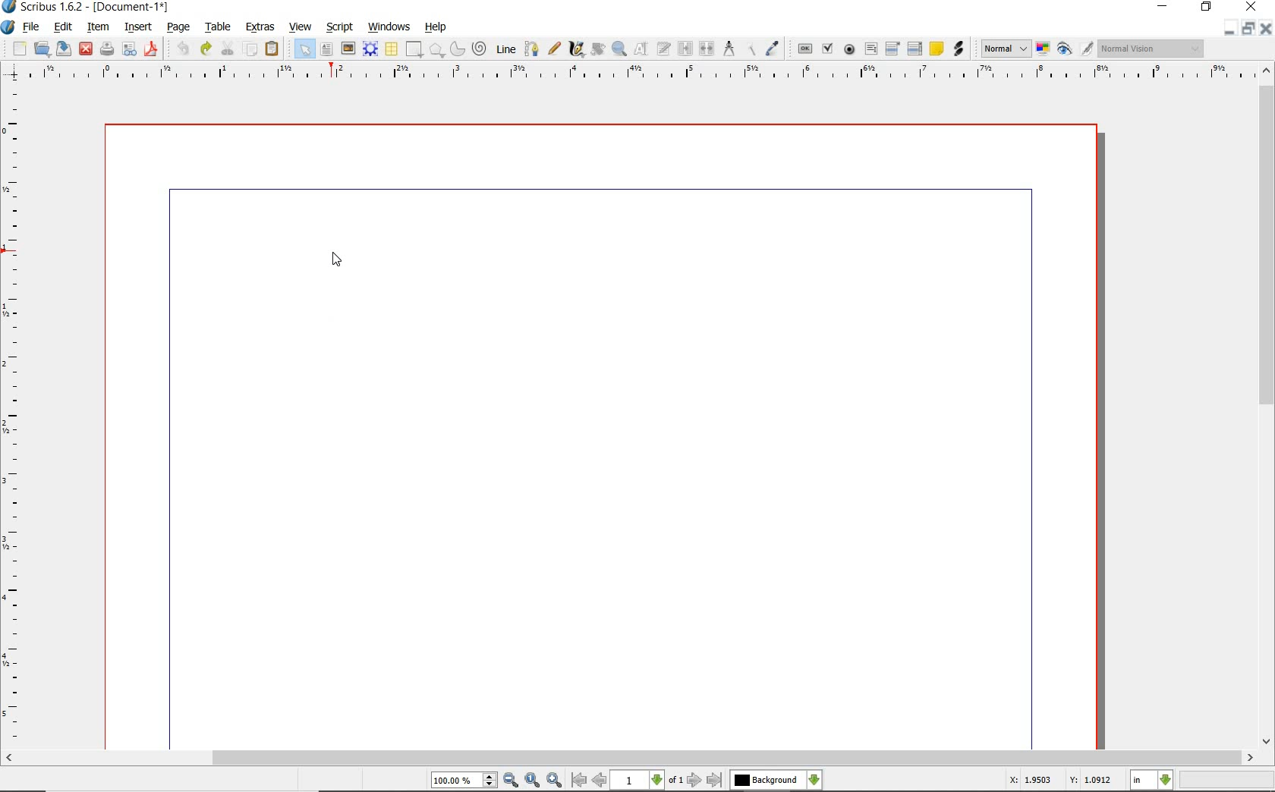 The height and width of the screenshot is (792, 1275). What do you see at coordinates (337, 259) in the screenshot?
I see `cursor` at bounding box center [337, 259].